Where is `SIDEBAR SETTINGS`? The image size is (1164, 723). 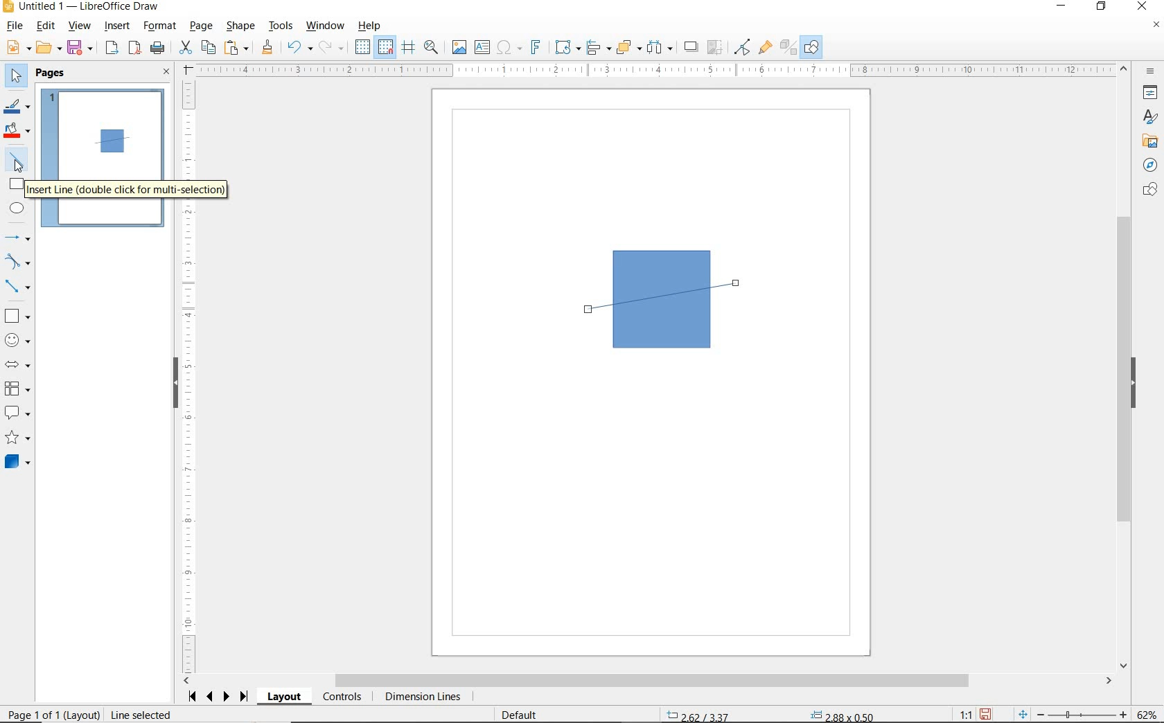 SIDEBAR SETTINGS is located at coordinates (1152, 72).